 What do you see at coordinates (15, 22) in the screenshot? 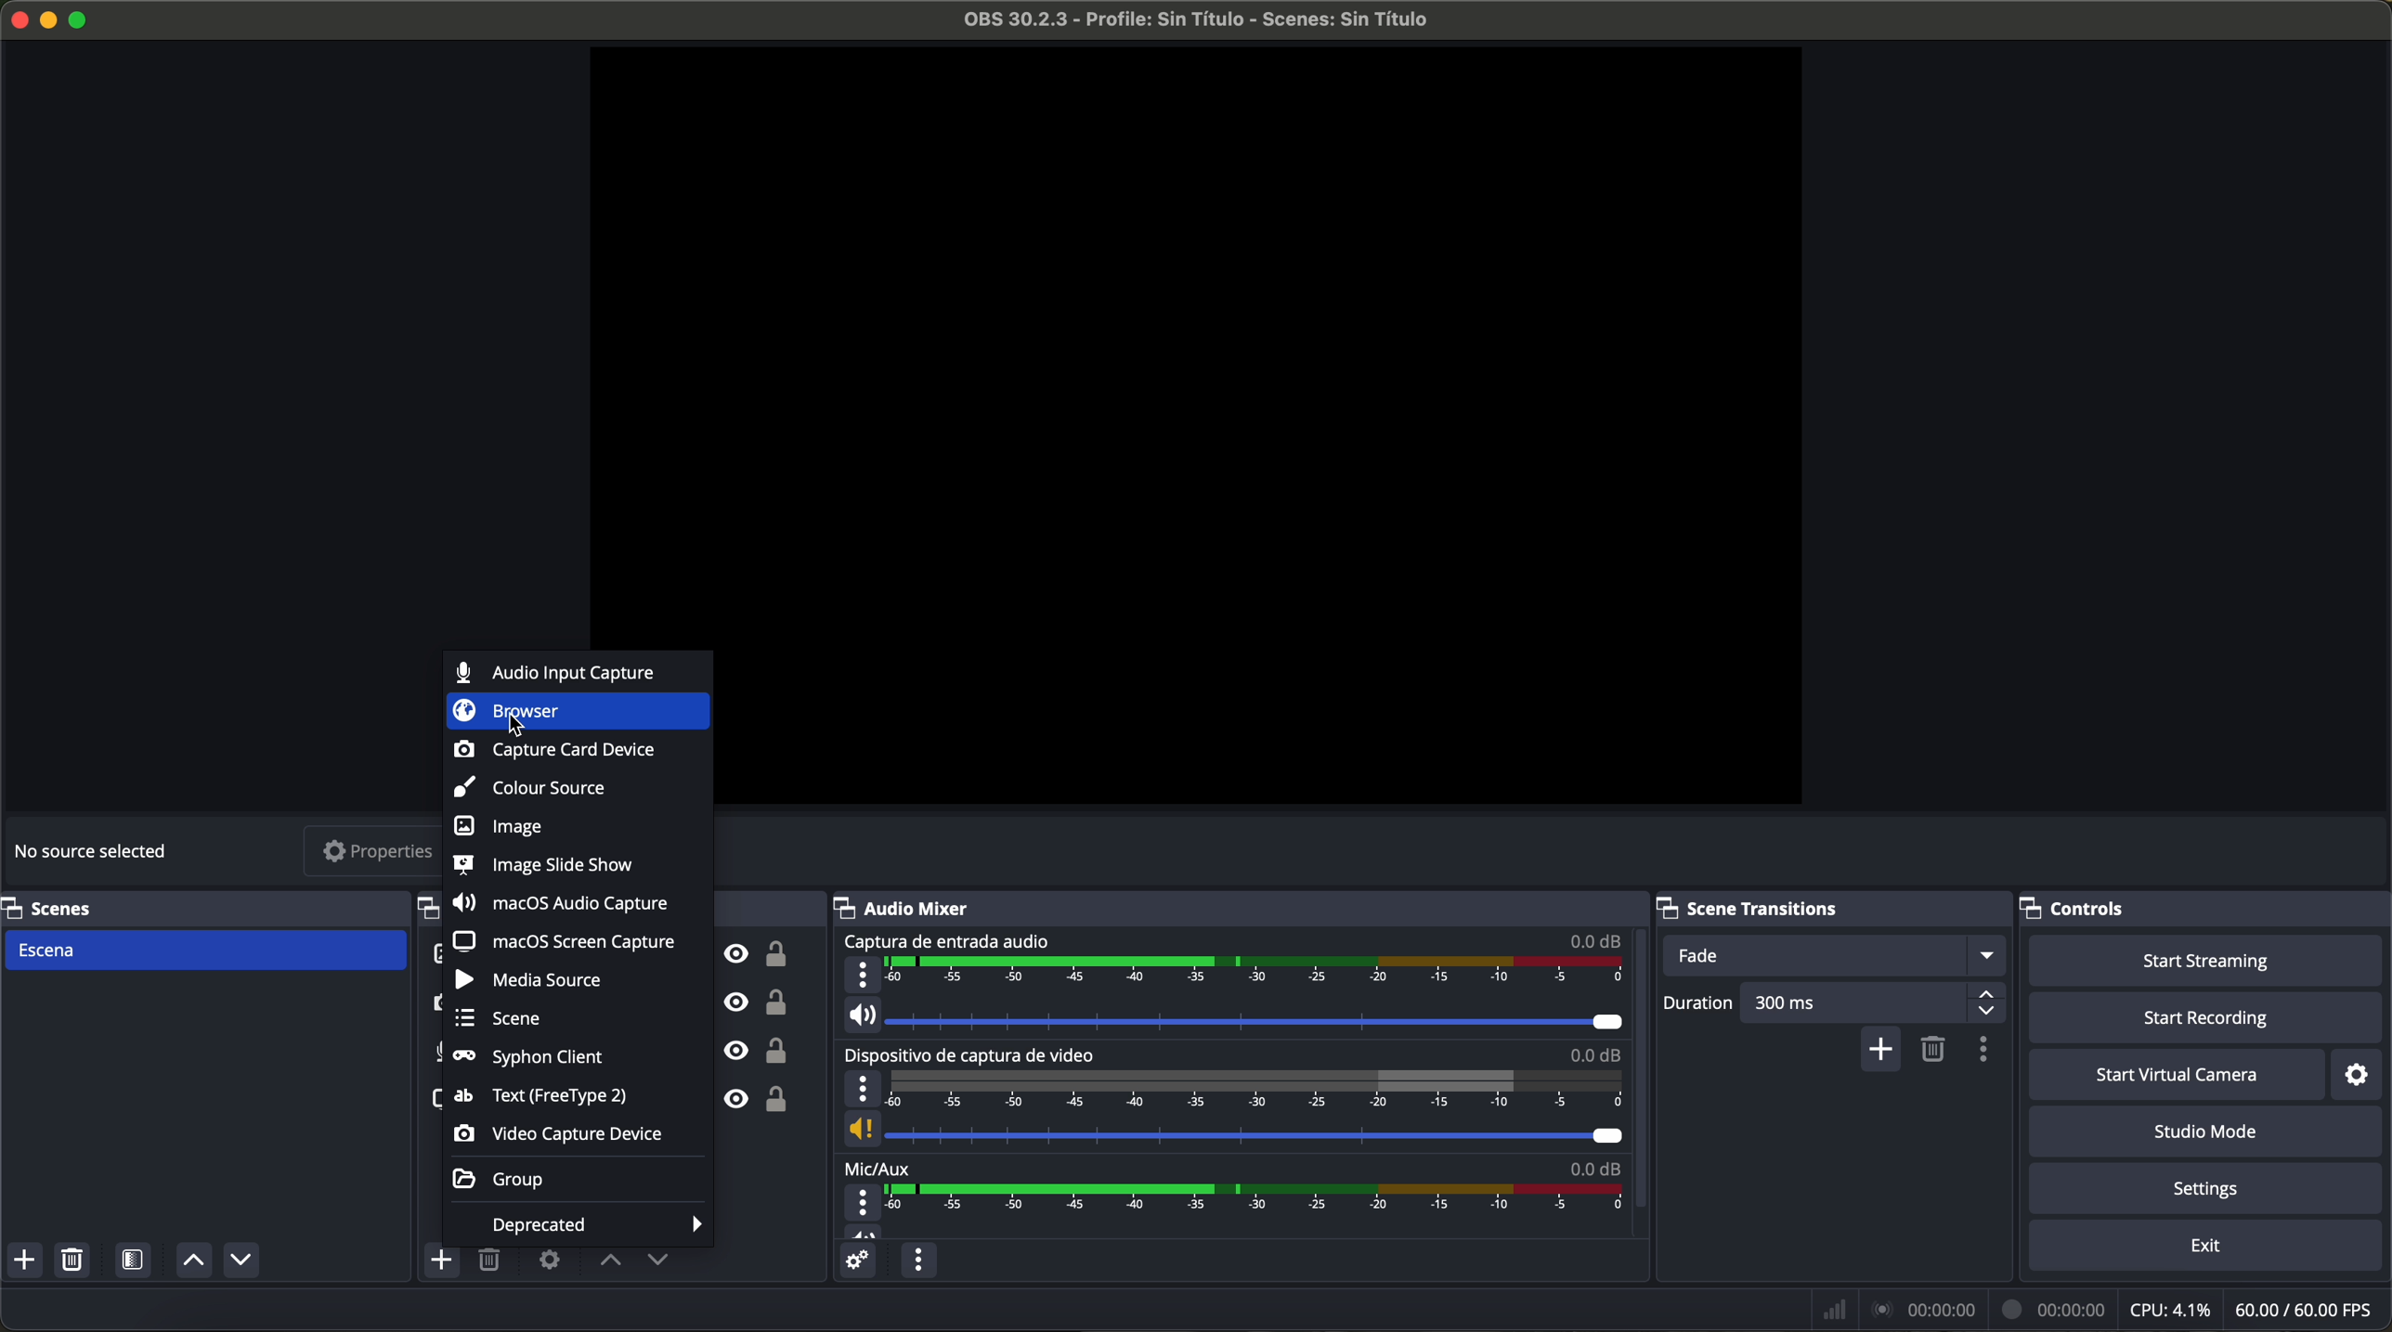
I see `close program` at bounding box center [15, 22].